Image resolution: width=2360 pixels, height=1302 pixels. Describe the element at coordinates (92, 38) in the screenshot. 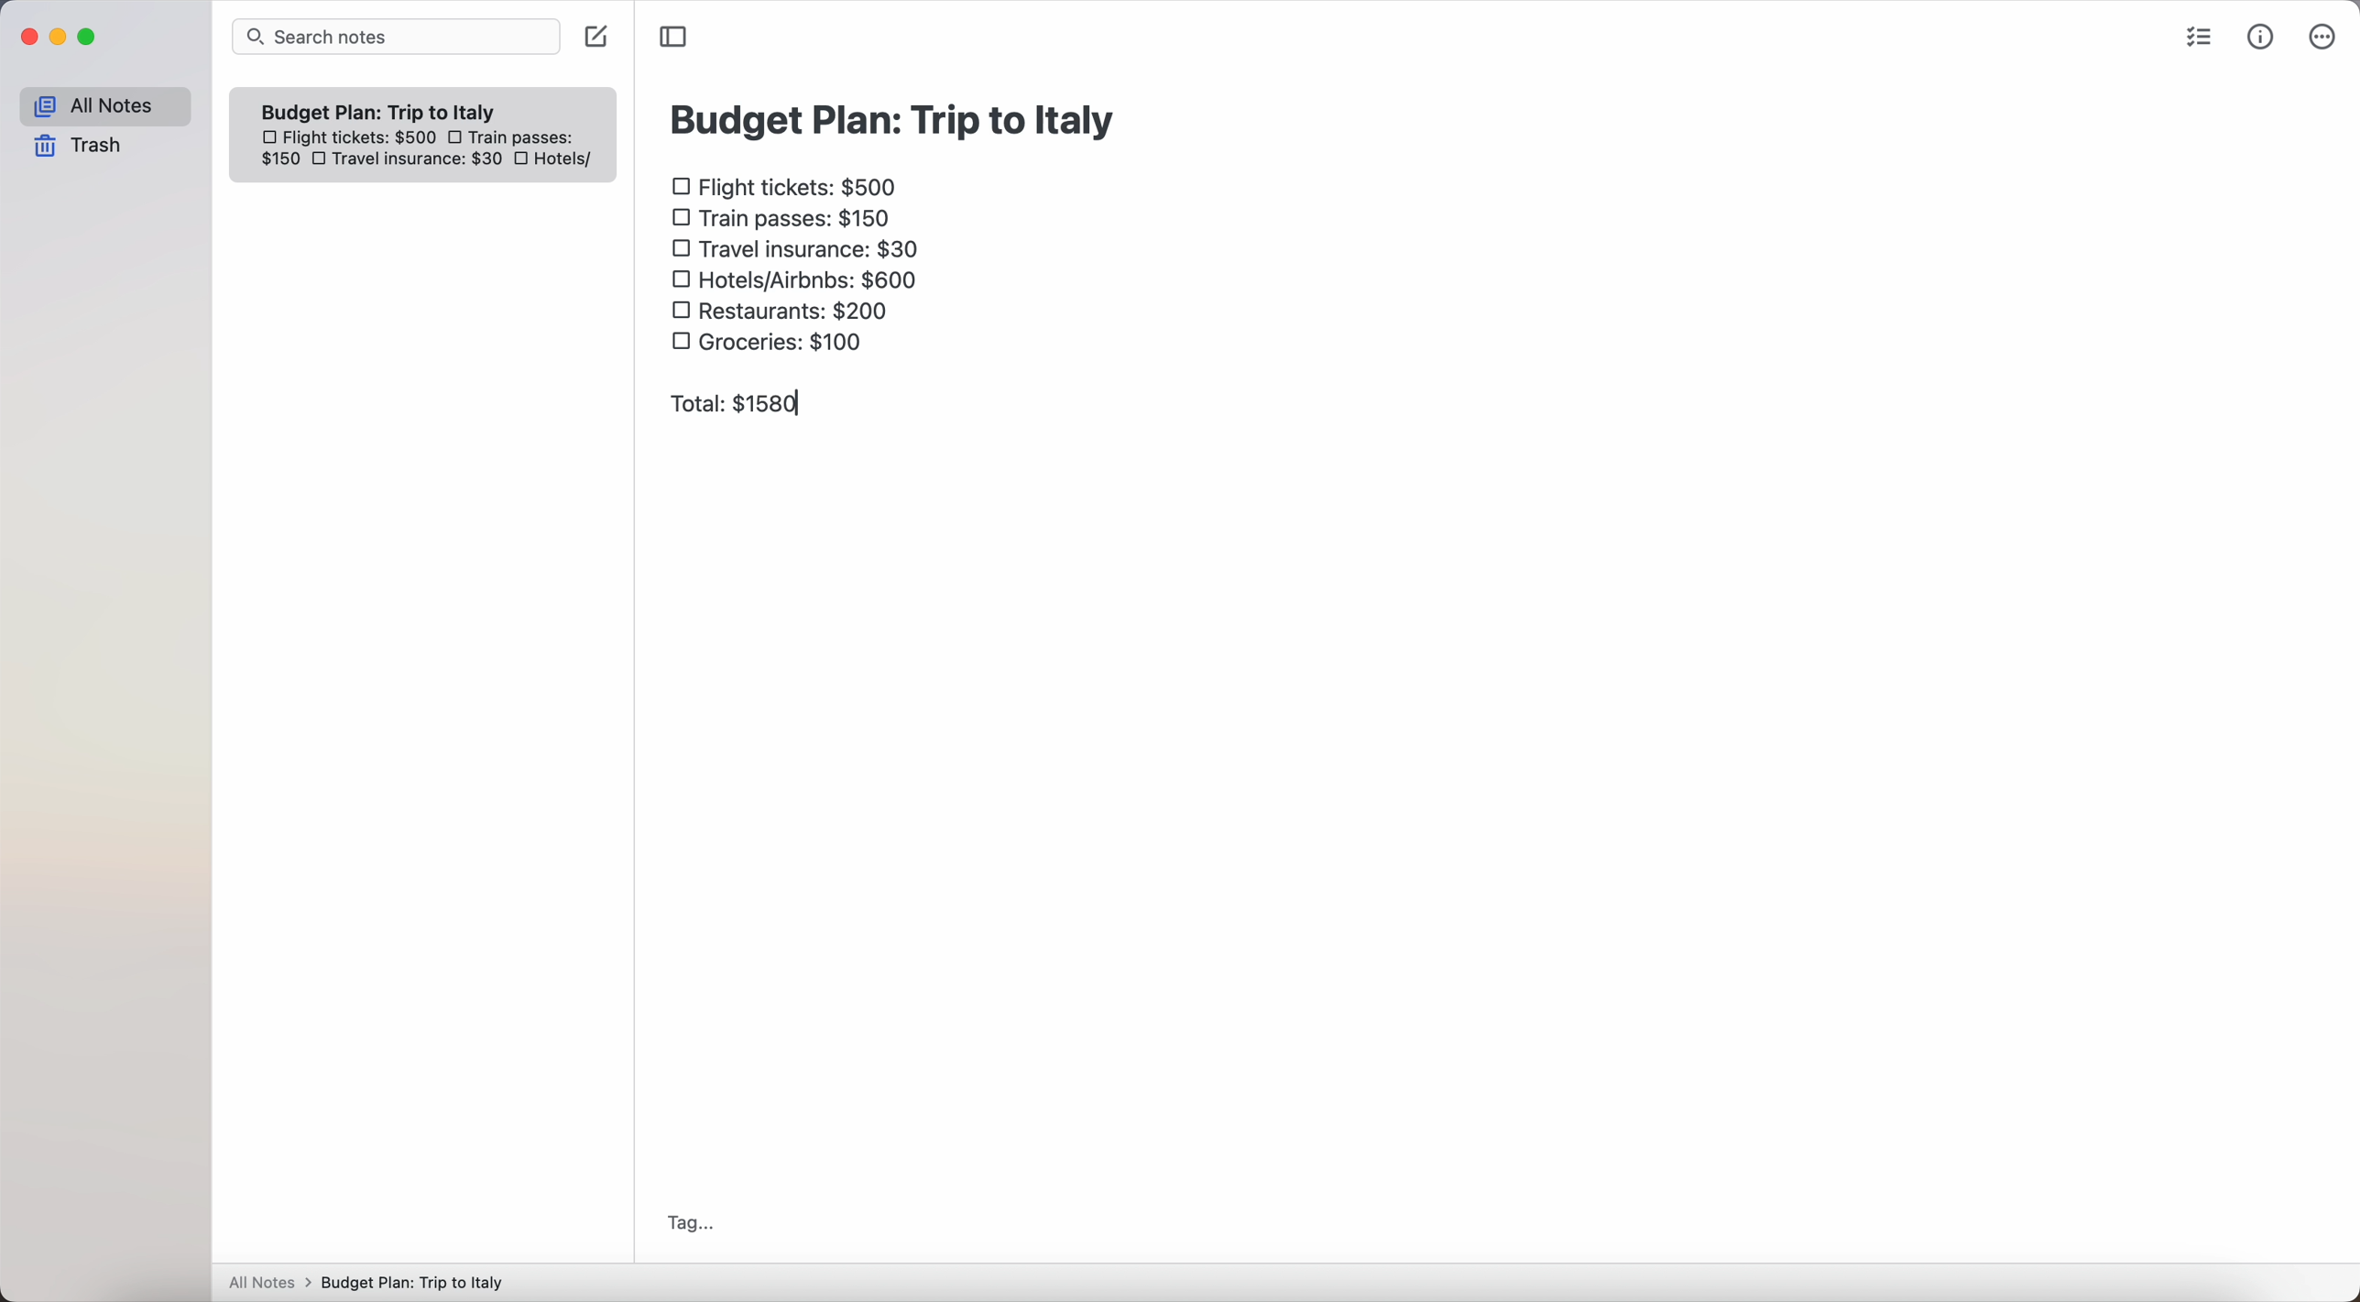

I see `maximize` at that location.